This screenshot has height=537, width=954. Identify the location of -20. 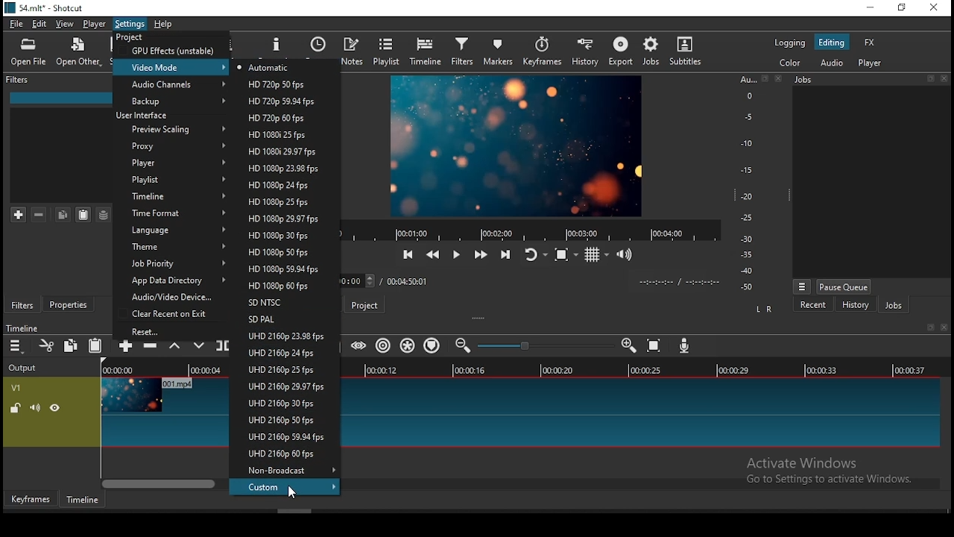
(747, 196).